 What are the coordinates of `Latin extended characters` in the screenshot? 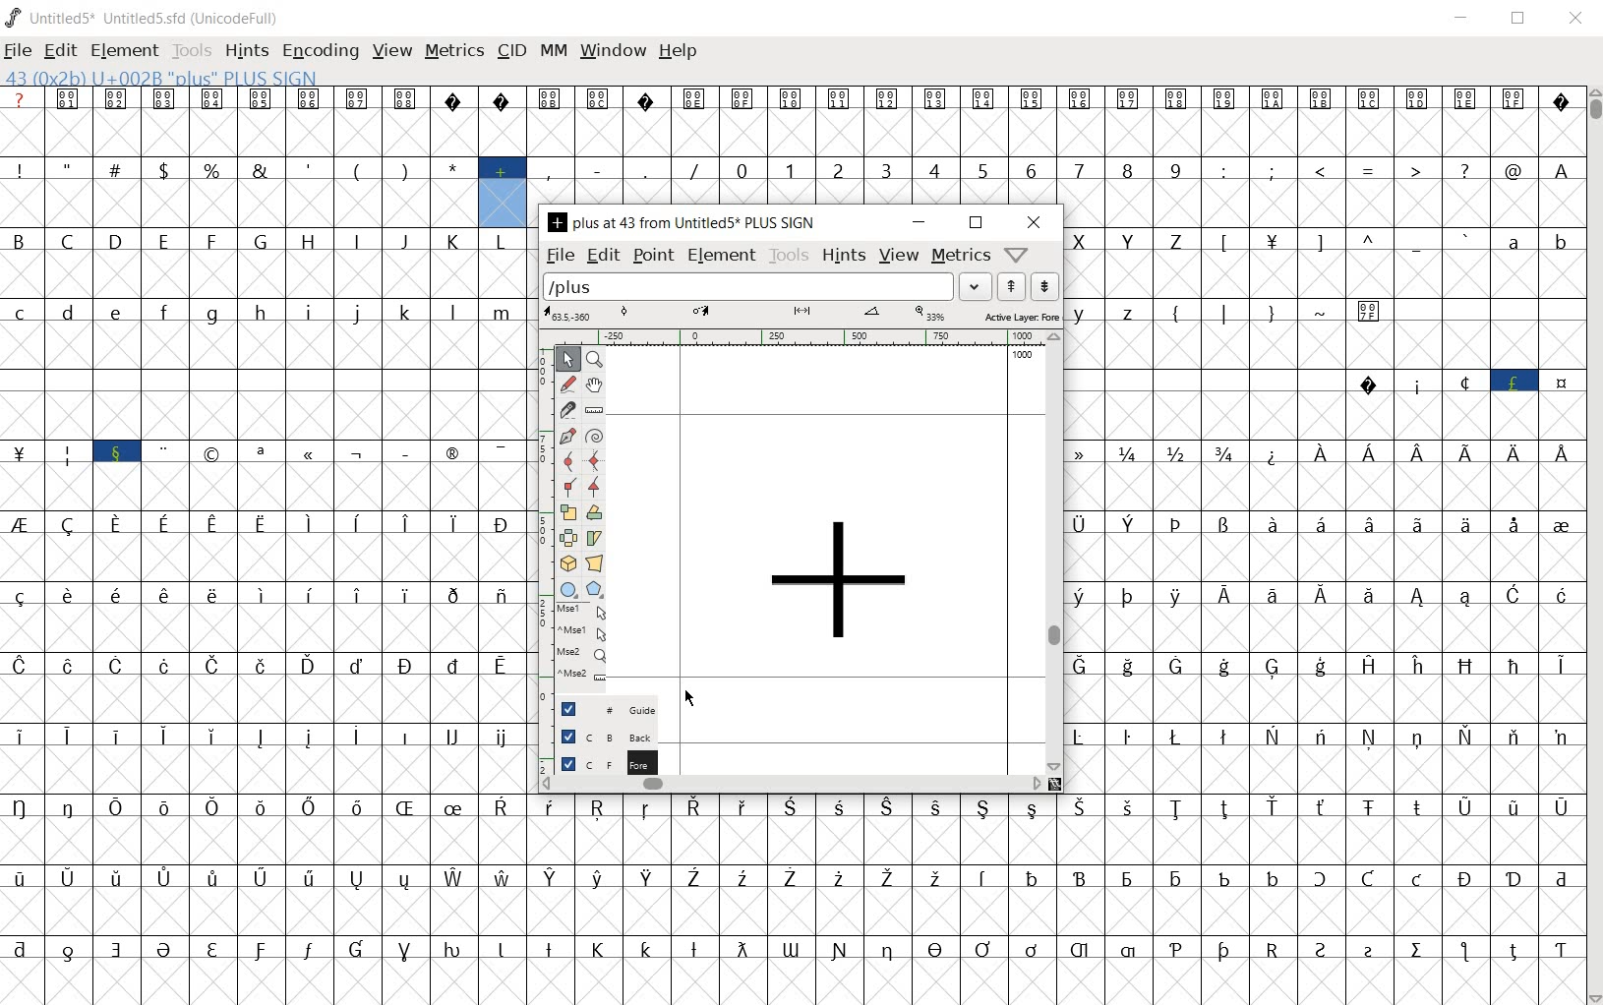 It's located at (1441, 477).